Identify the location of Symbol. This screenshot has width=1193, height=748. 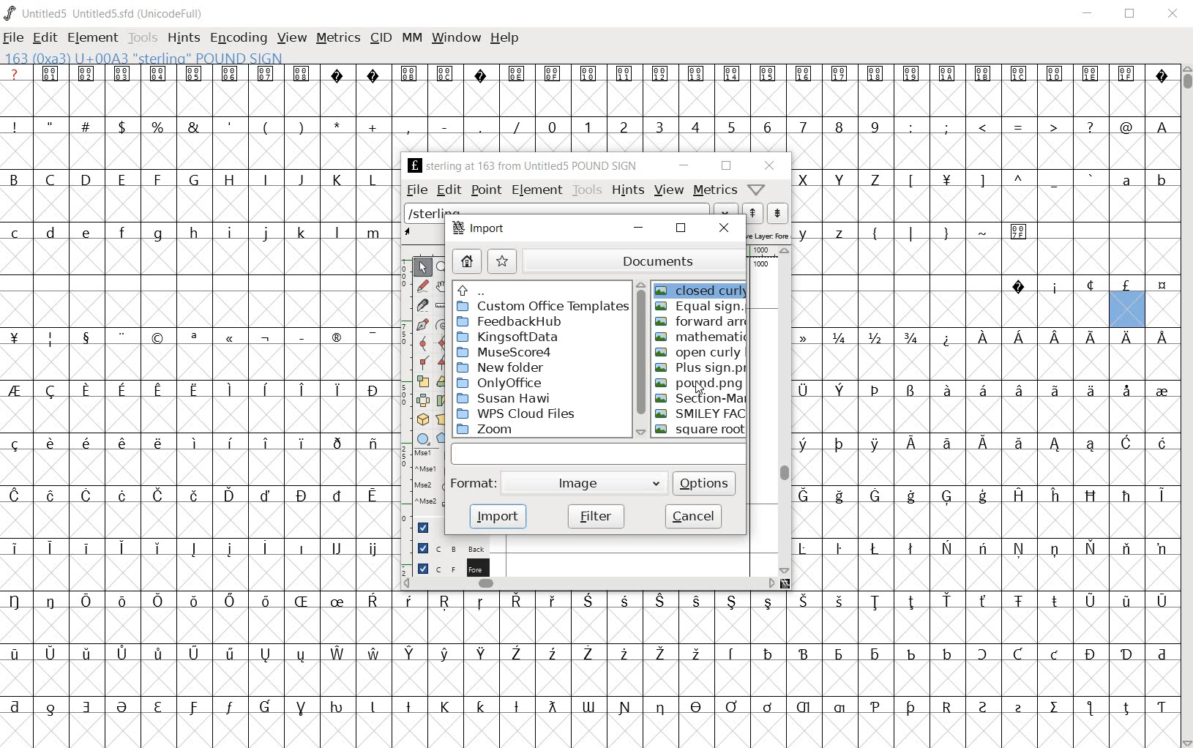
(1126, 706).